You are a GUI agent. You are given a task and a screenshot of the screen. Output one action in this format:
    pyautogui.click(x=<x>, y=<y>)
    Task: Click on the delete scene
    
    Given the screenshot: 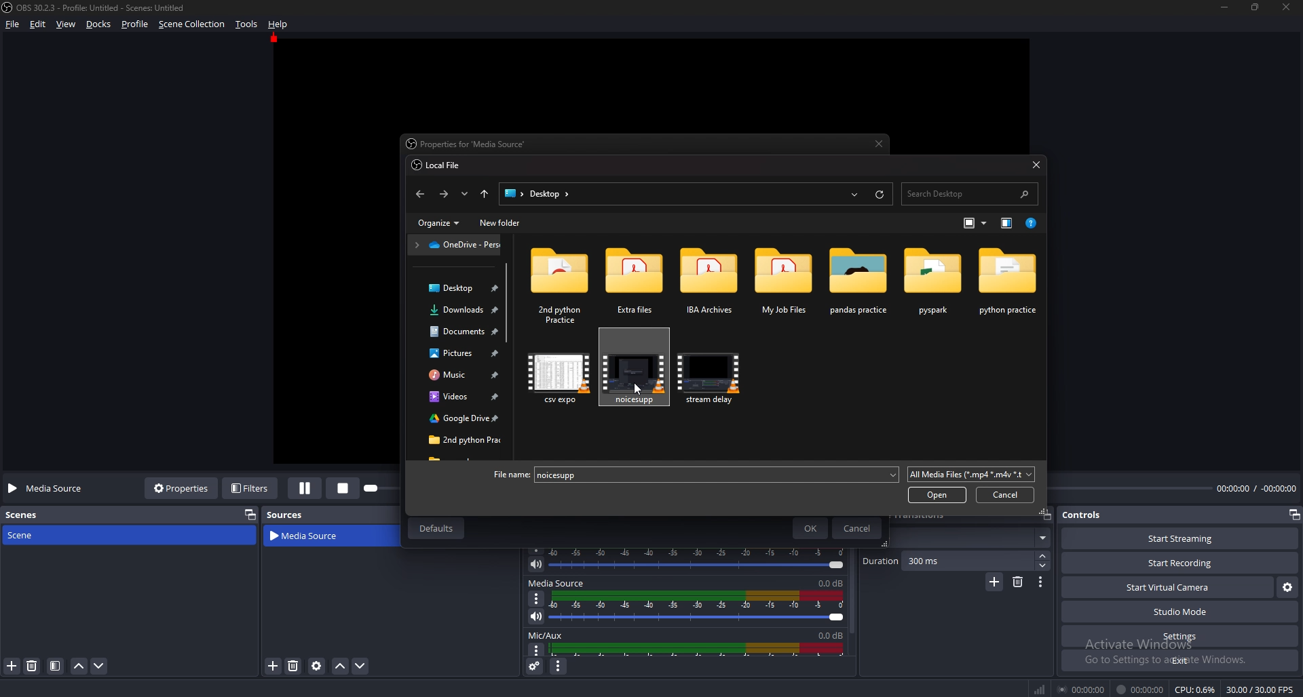 What is the action you would take?
    pyautogui.click(x=33, y=665)
    